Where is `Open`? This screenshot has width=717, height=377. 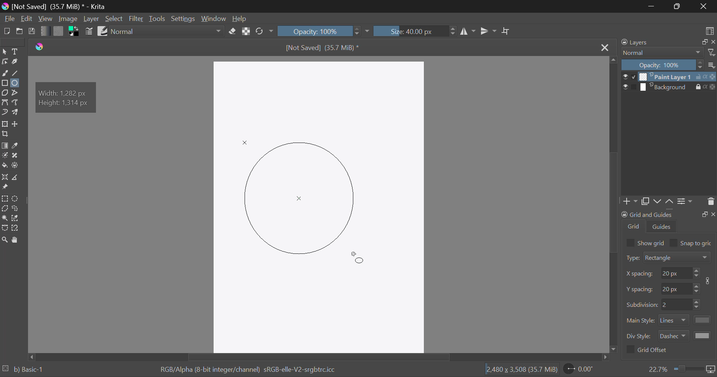
Open is located at coordinates (20, 31).